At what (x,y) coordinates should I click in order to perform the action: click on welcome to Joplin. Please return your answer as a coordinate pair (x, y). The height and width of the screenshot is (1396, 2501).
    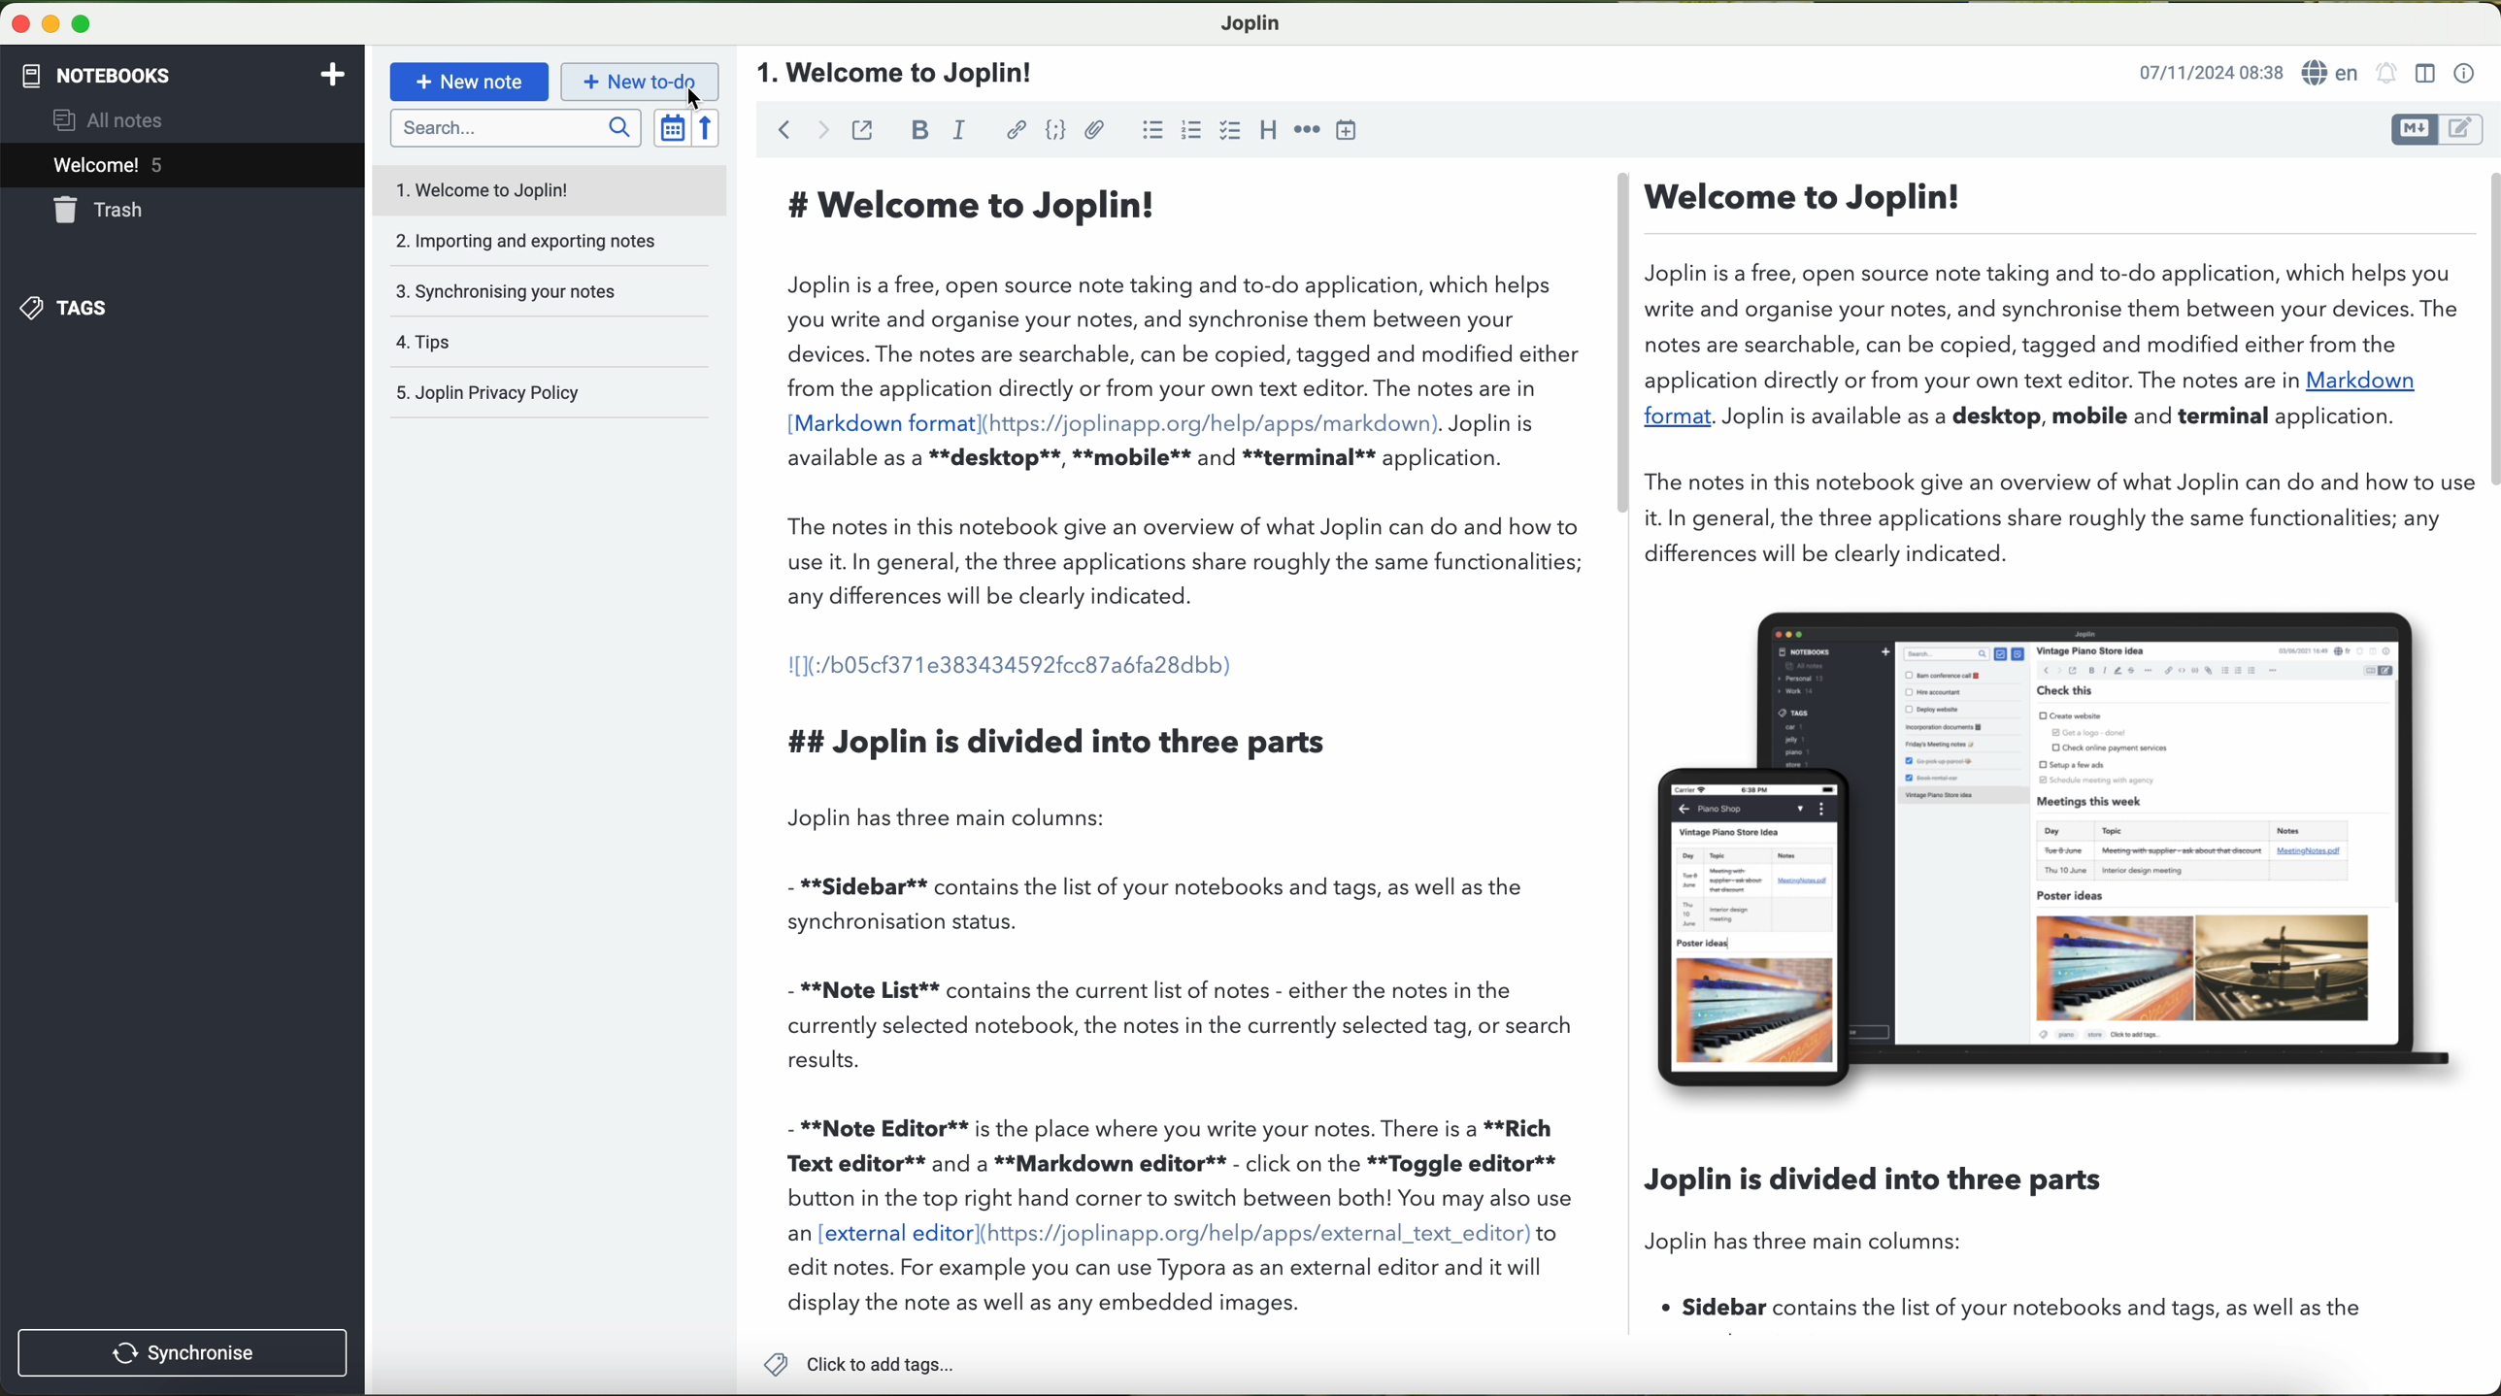
    Looking at the image, I should click on (553, 190).